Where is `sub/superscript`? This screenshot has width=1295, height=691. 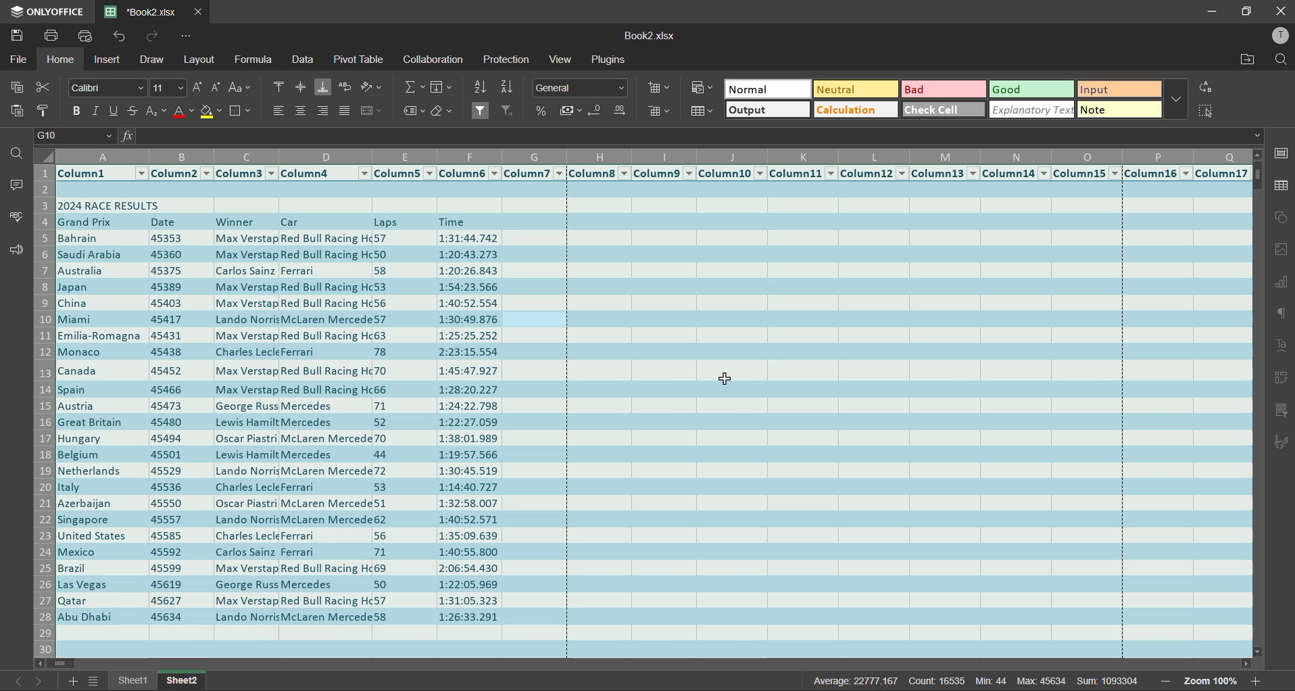
sub/superscript is located at coordinates (157, 112).